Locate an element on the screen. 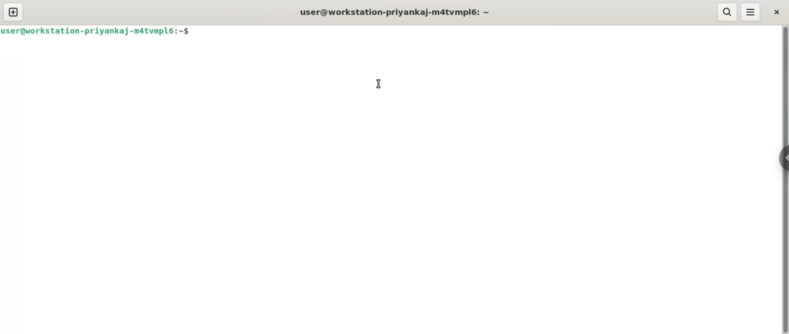 The height and width of the screenshot is (334, 789). new tab is located at coordinates (13, 12).